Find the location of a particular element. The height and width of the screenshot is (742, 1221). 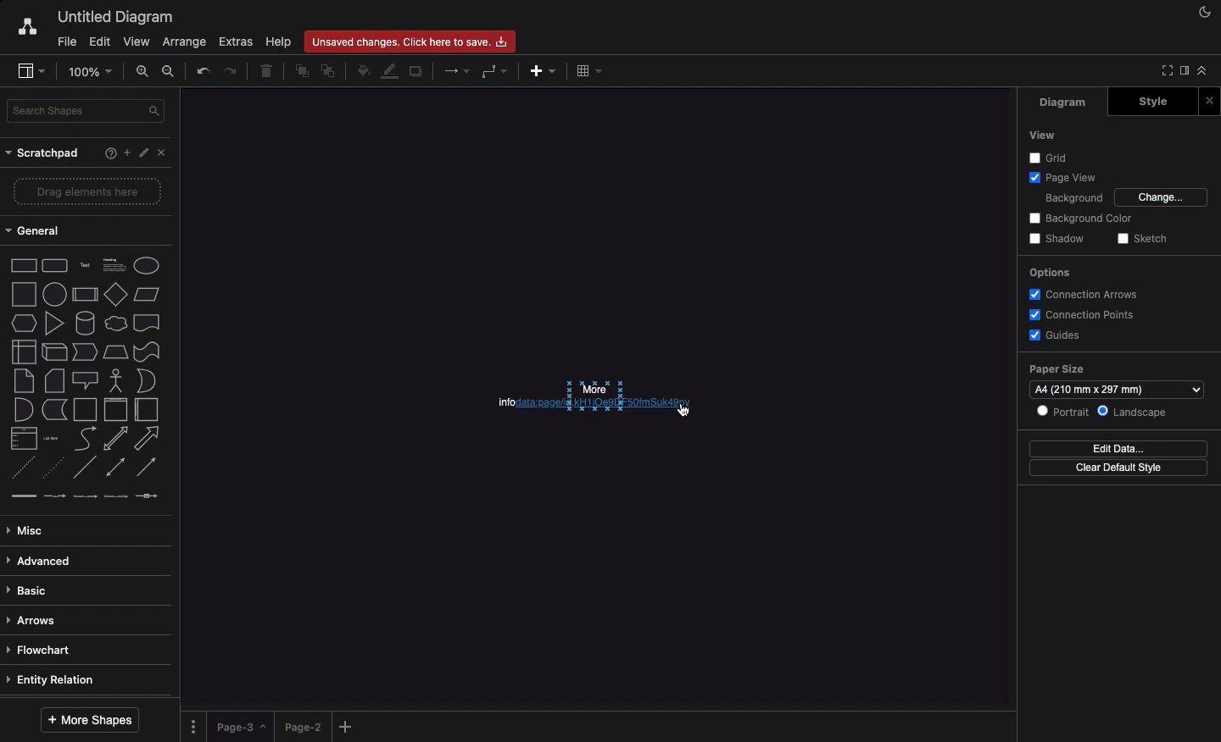

Untitled diagram is located at coordinates (110, 17).